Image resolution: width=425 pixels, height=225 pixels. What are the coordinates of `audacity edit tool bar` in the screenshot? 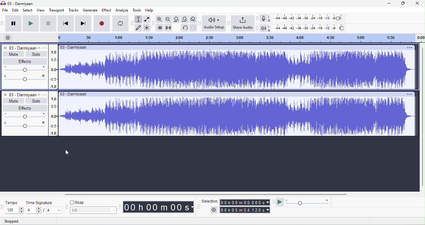 It's located at (154, 24).